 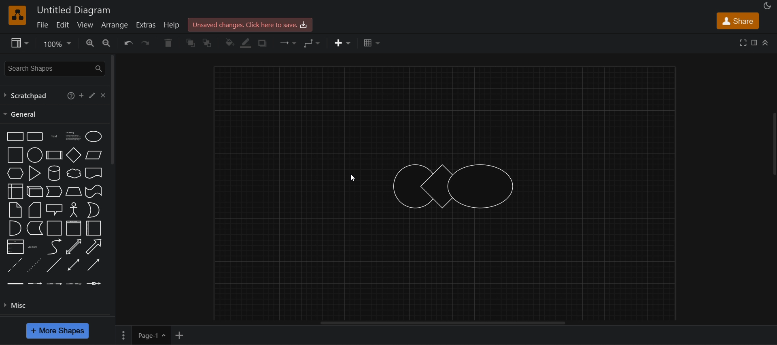 I want to click on tavle, so click(x=372, y=43).